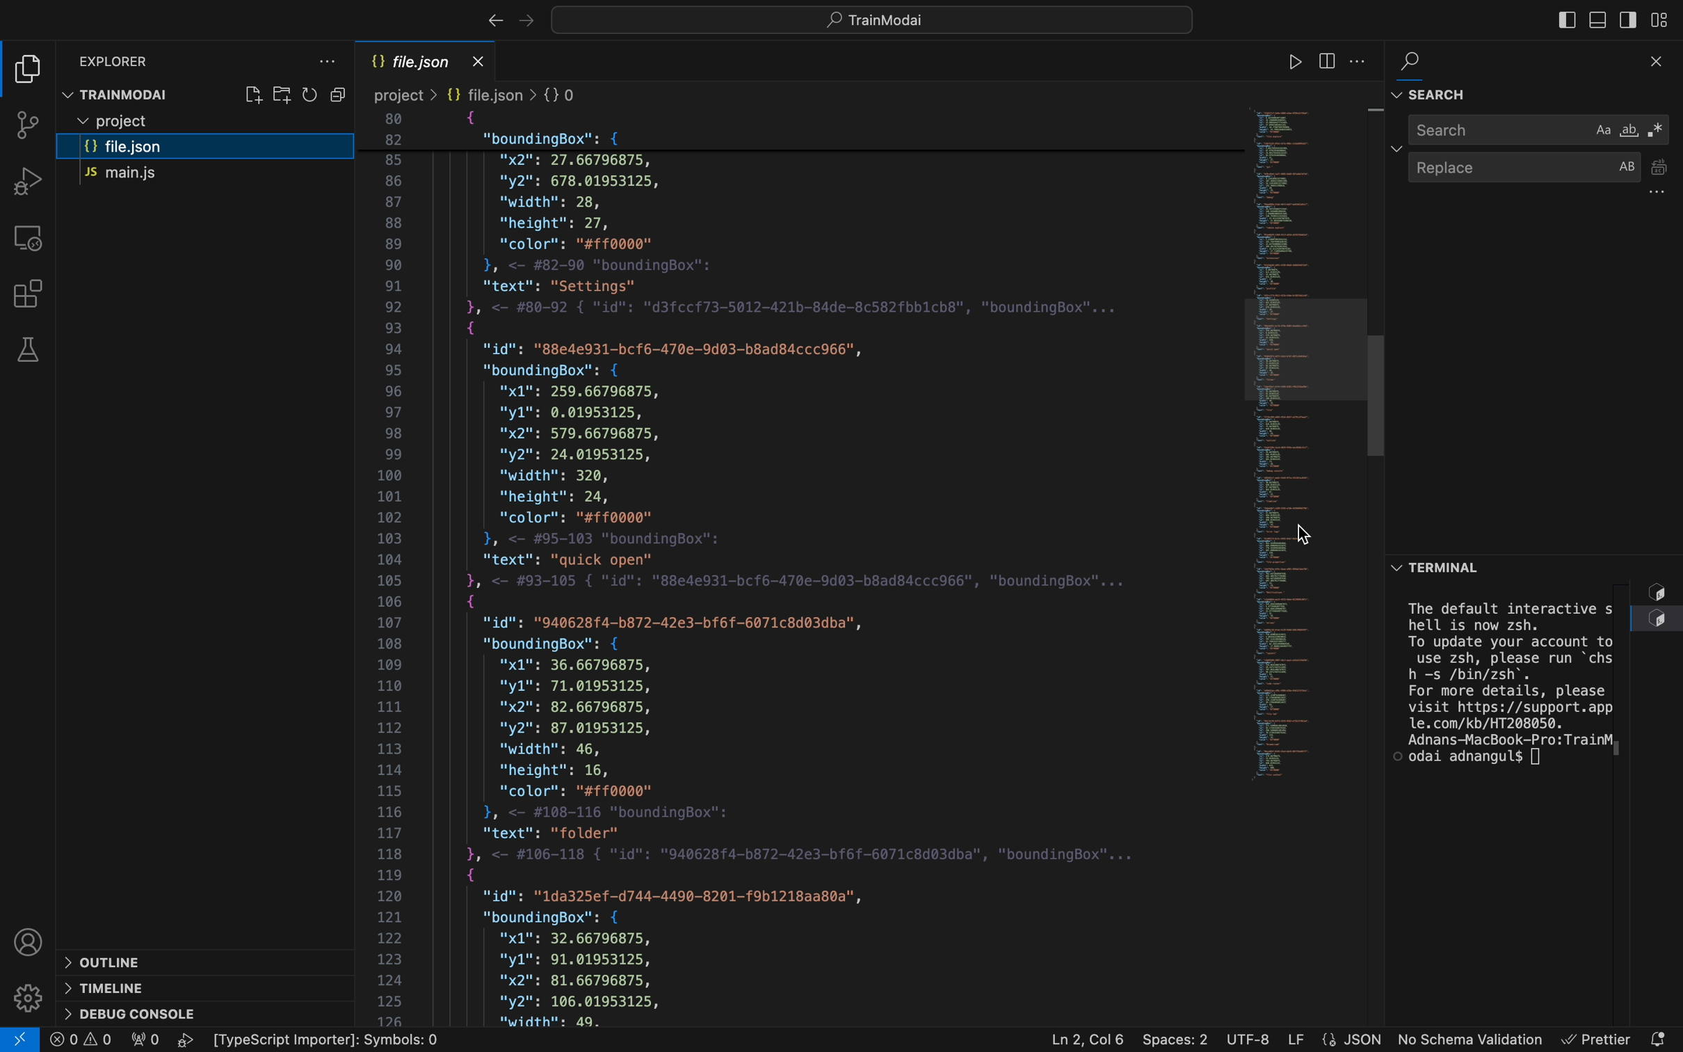  I want to click on toggle secondary bar, so click(1625, 17).